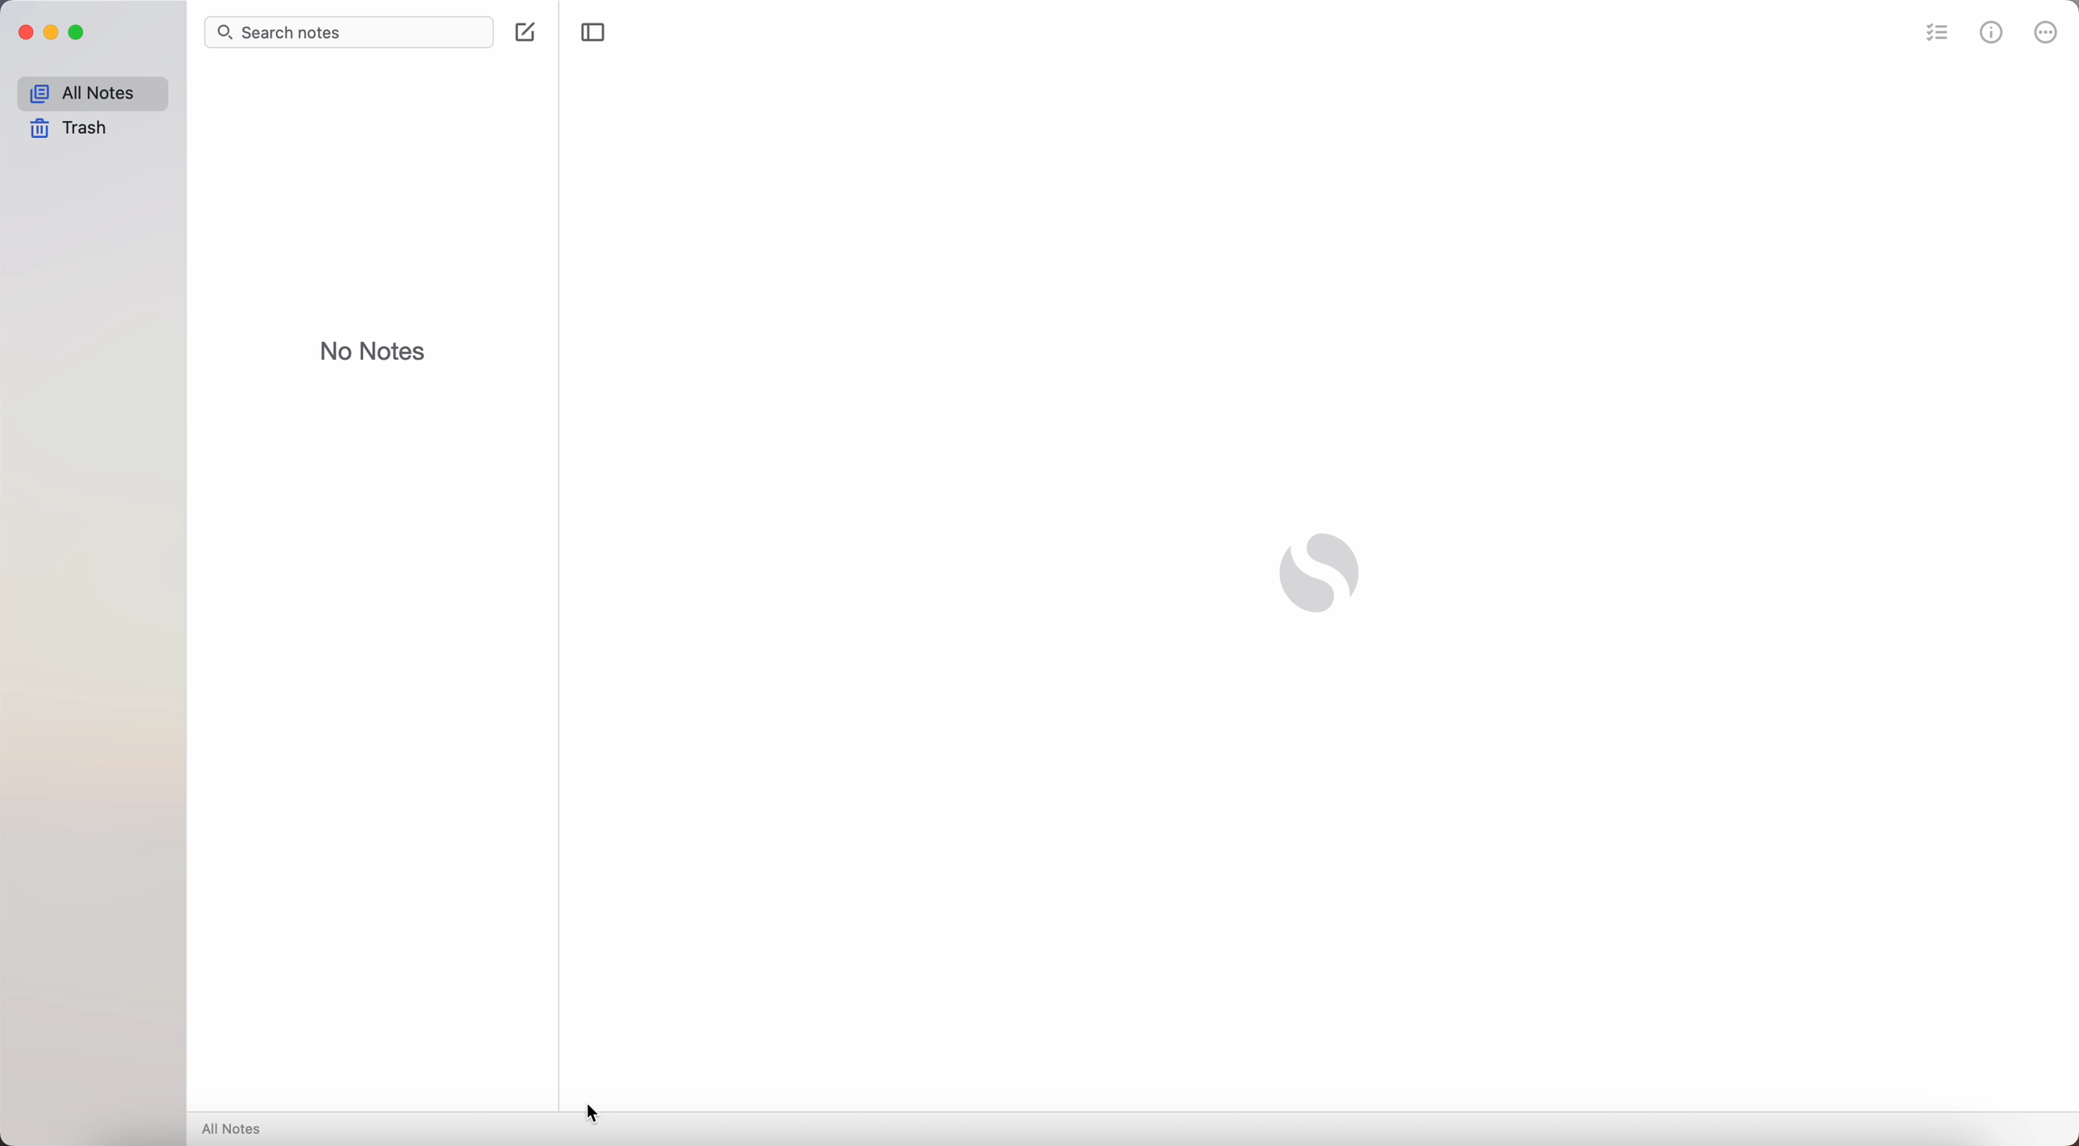 The width and height of the screenshot is (2079, 1146). What do you see at coordinates (2045, 31) in the screenshot?
I see `more options` at bounding box center [2045, 31].